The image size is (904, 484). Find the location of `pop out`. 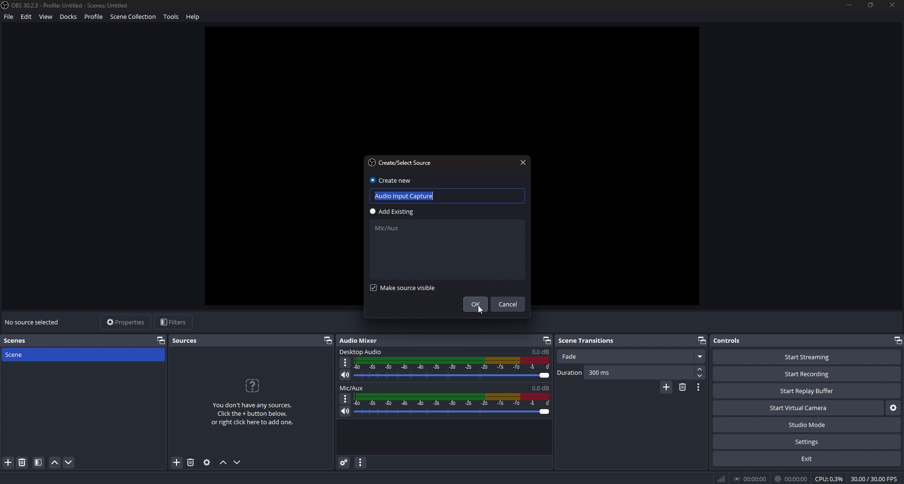

pop out is located at coordinates (161, 340).